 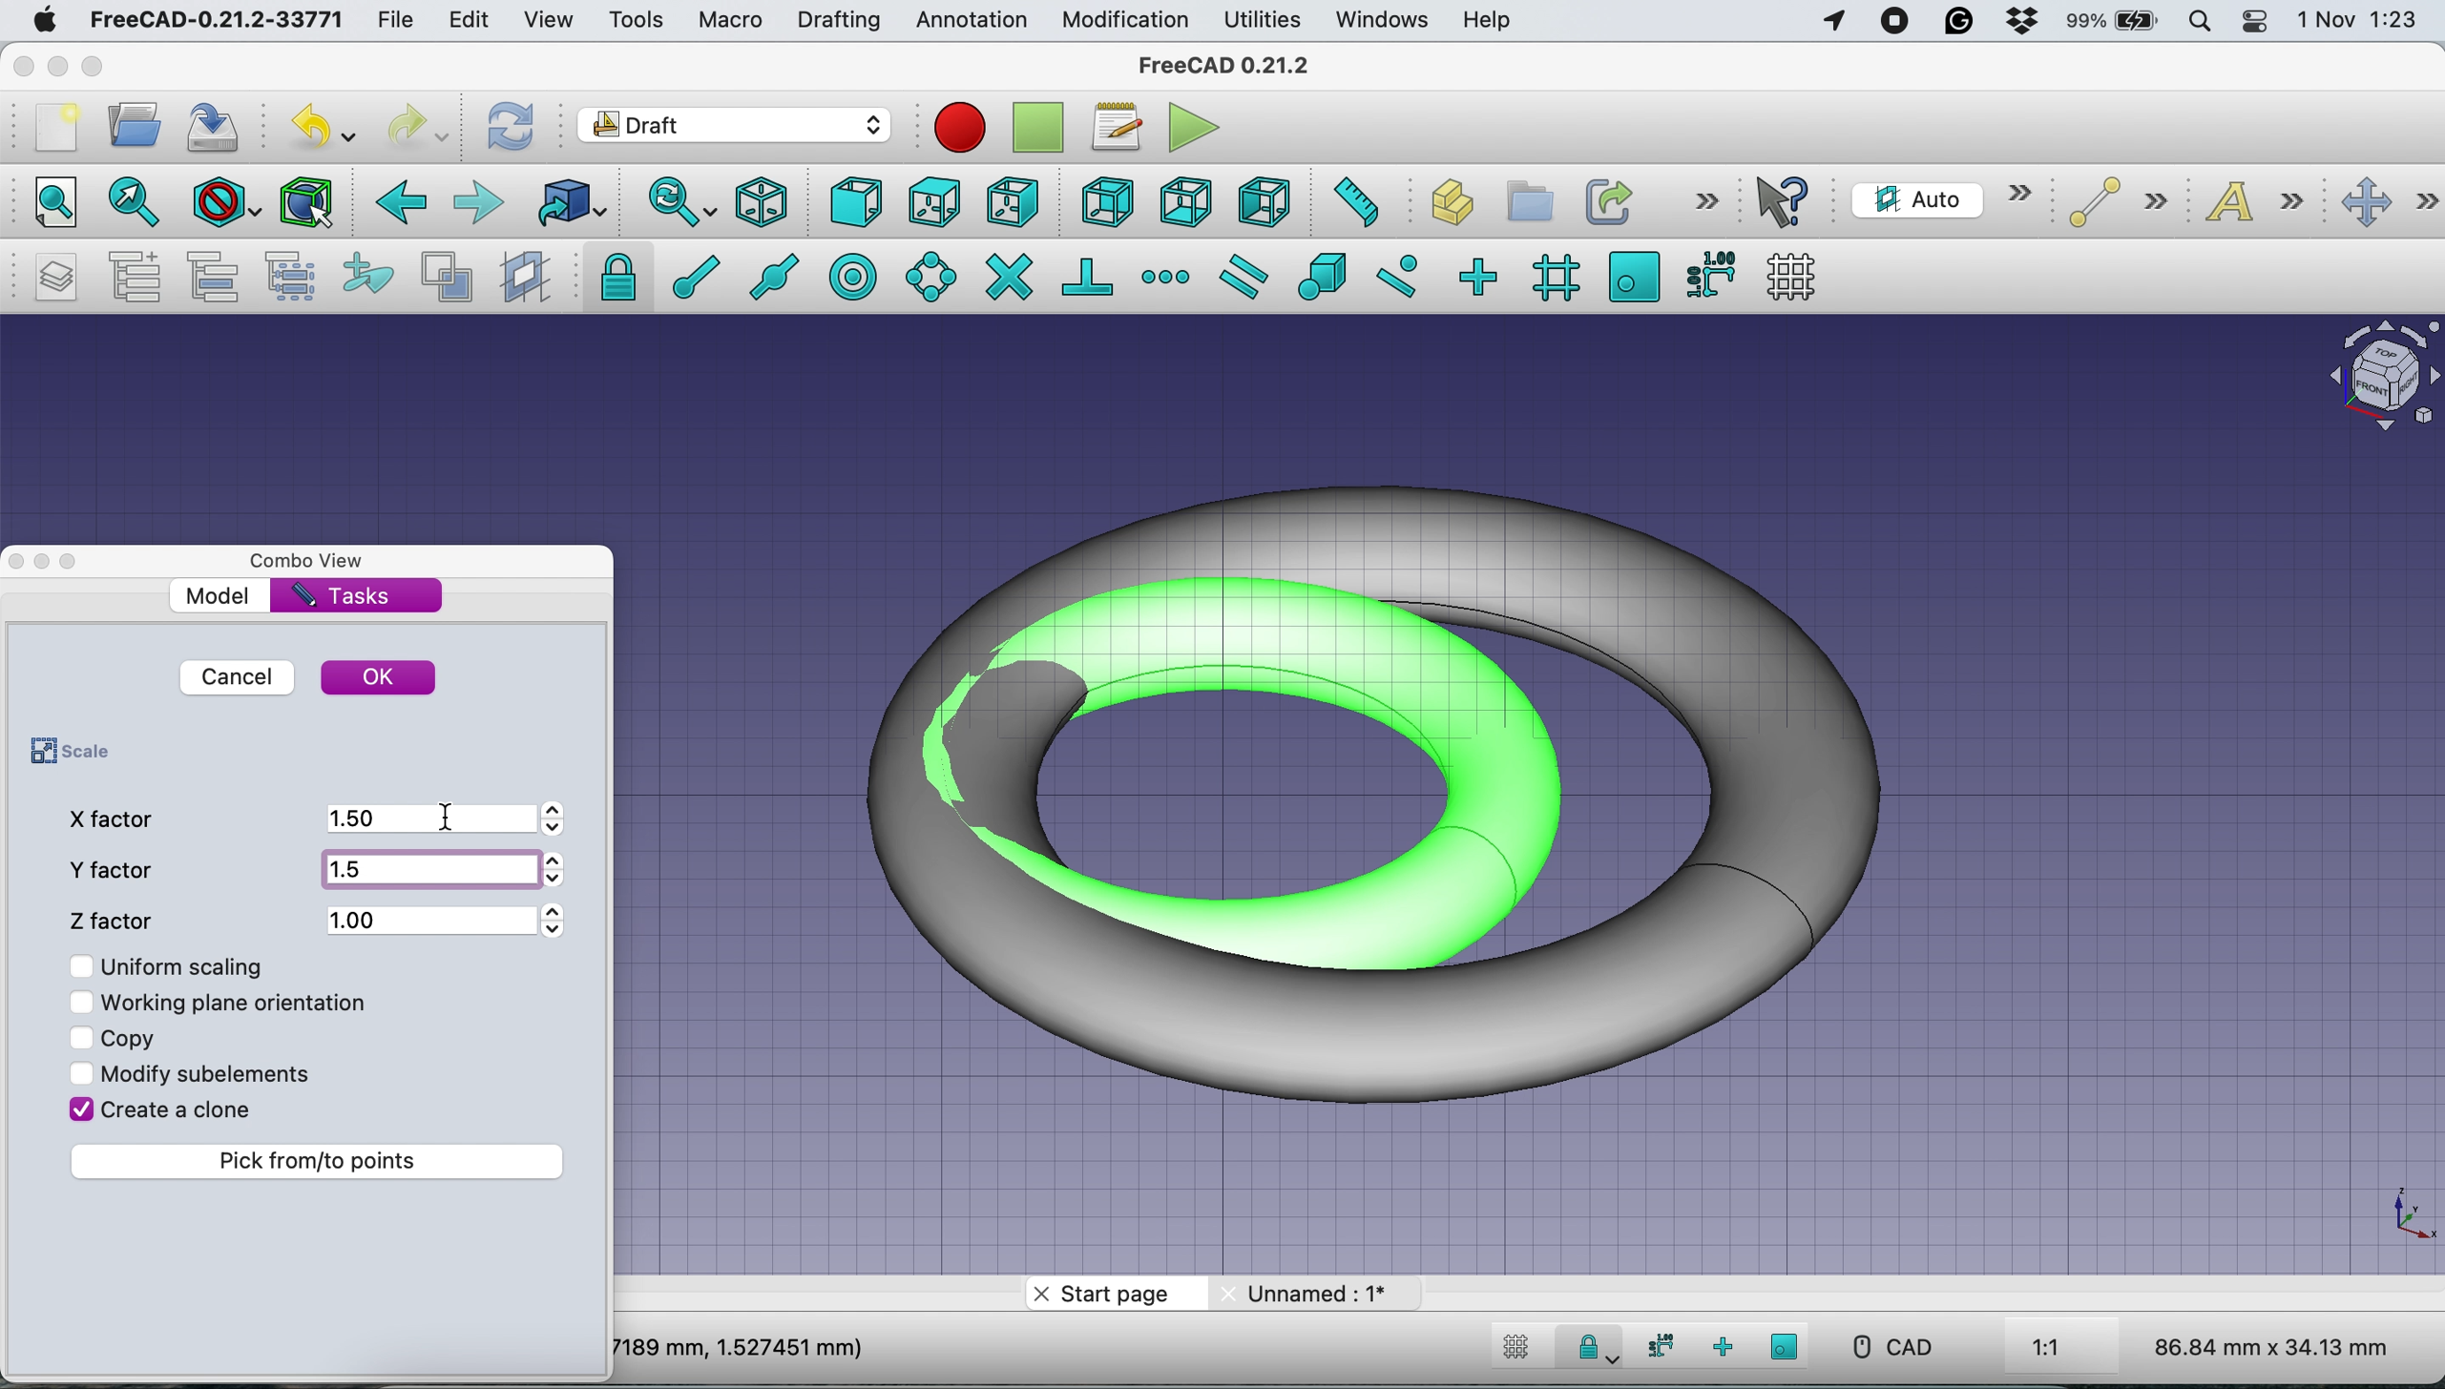 What do you see at coordinates (403, 20) in the screenshot?
I see `file` at bounding box center [403, 20].